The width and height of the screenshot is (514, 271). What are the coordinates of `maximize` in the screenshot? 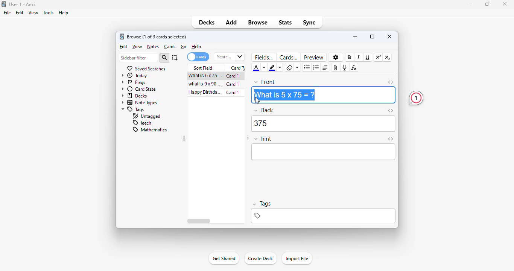 It's located at (372, 37).